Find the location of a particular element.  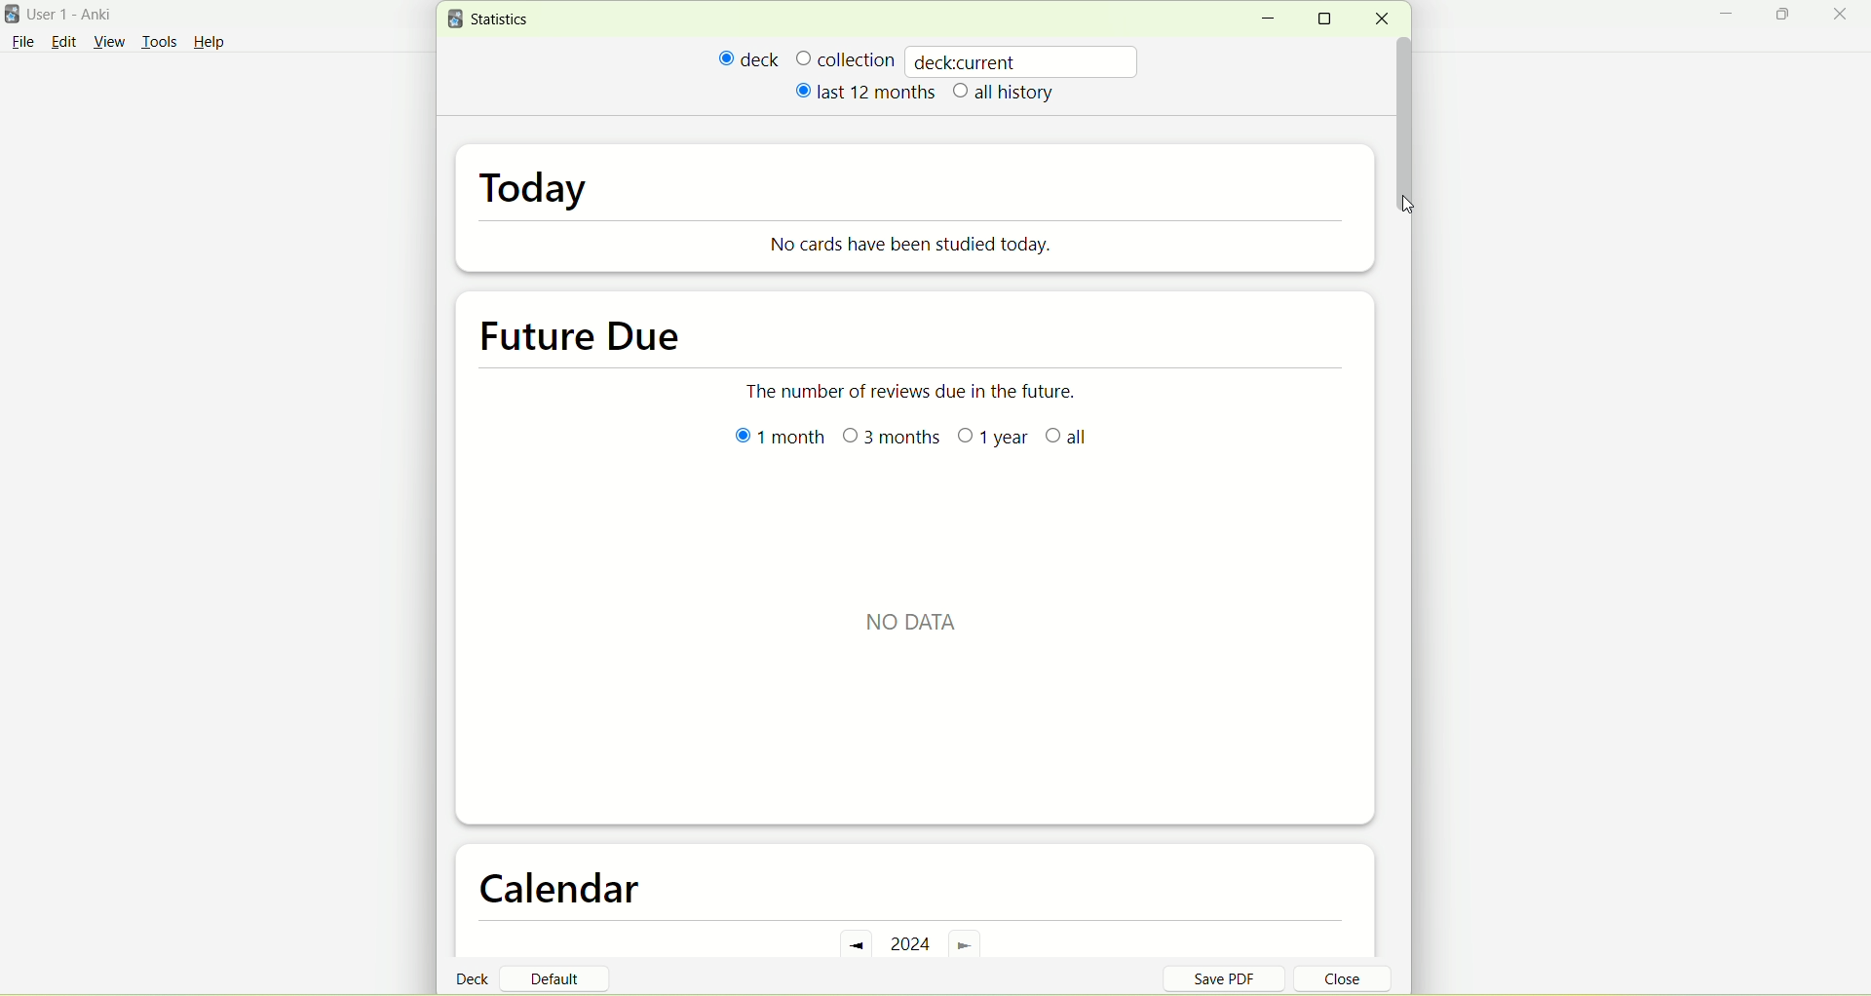

last 12 months is located at coordinates (863, 91).